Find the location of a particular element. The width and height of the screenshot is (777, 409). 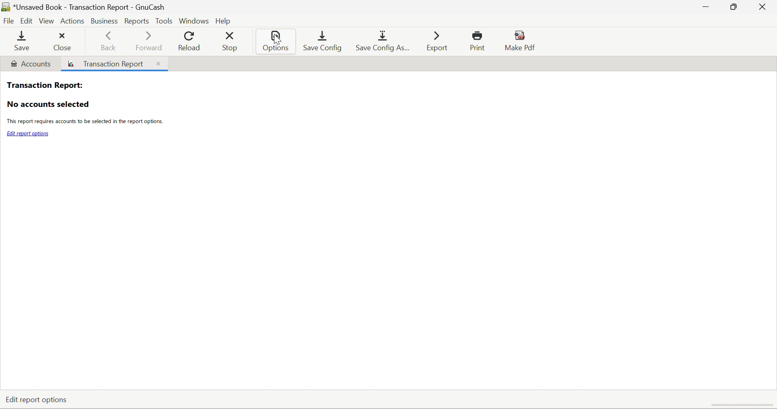

Export is located at coordinates (436, 40).